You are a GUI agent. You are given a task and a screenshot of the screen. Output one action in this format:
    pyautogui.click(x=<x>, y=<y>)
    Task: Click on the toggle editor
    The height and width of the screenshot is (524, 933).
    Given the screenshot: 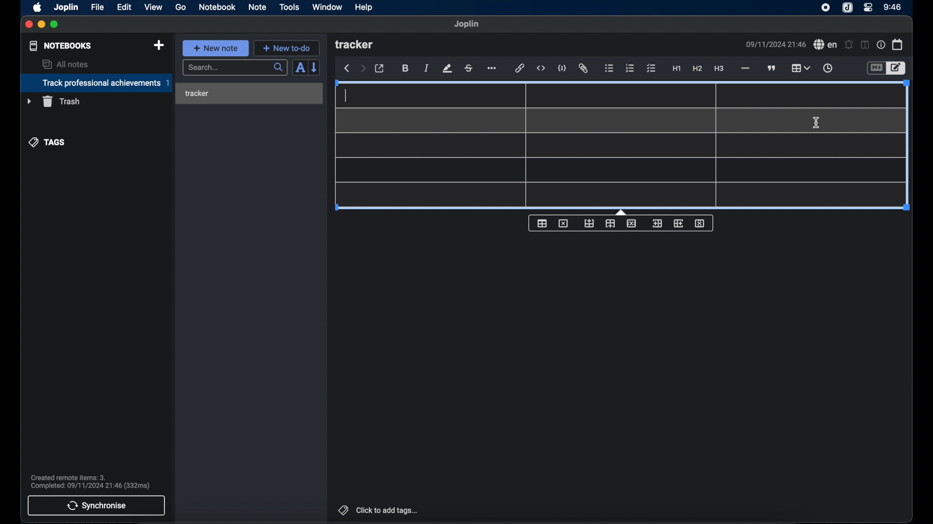 What is the action you would take?
    pyautogui.click(x=897, y=68)
    